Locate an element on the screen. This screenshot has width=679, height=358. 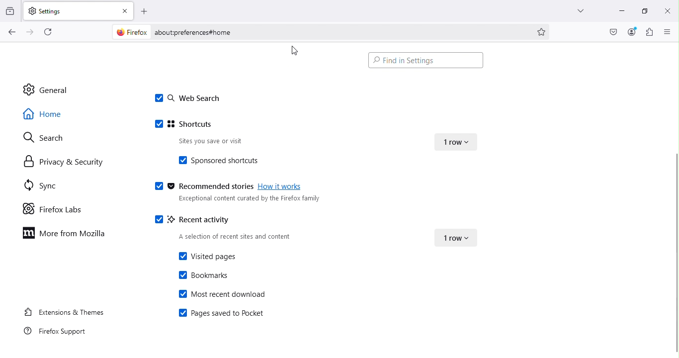
Close is located at coordinates (666, 9).